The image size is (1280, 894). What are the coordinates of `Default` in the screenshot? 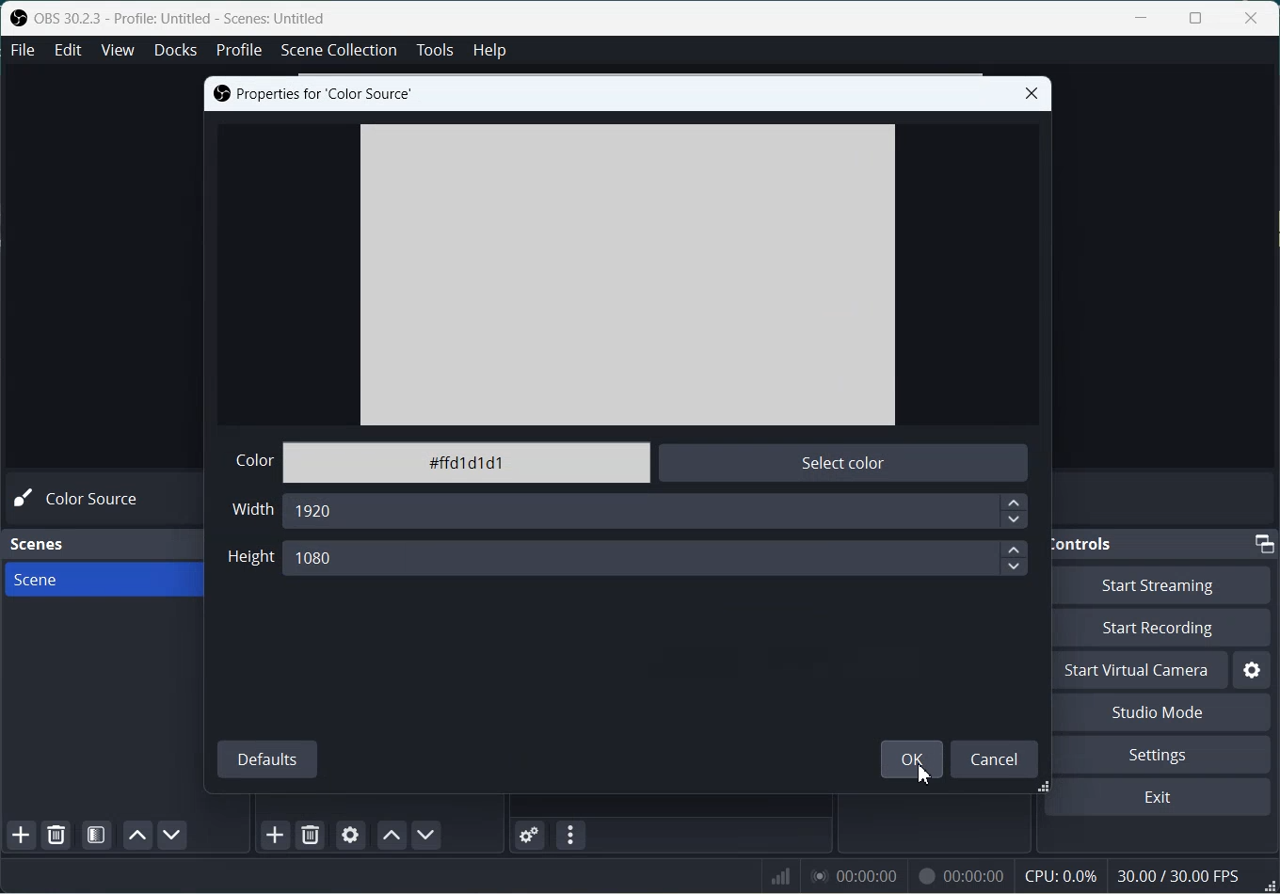 It's located at (266, 758).